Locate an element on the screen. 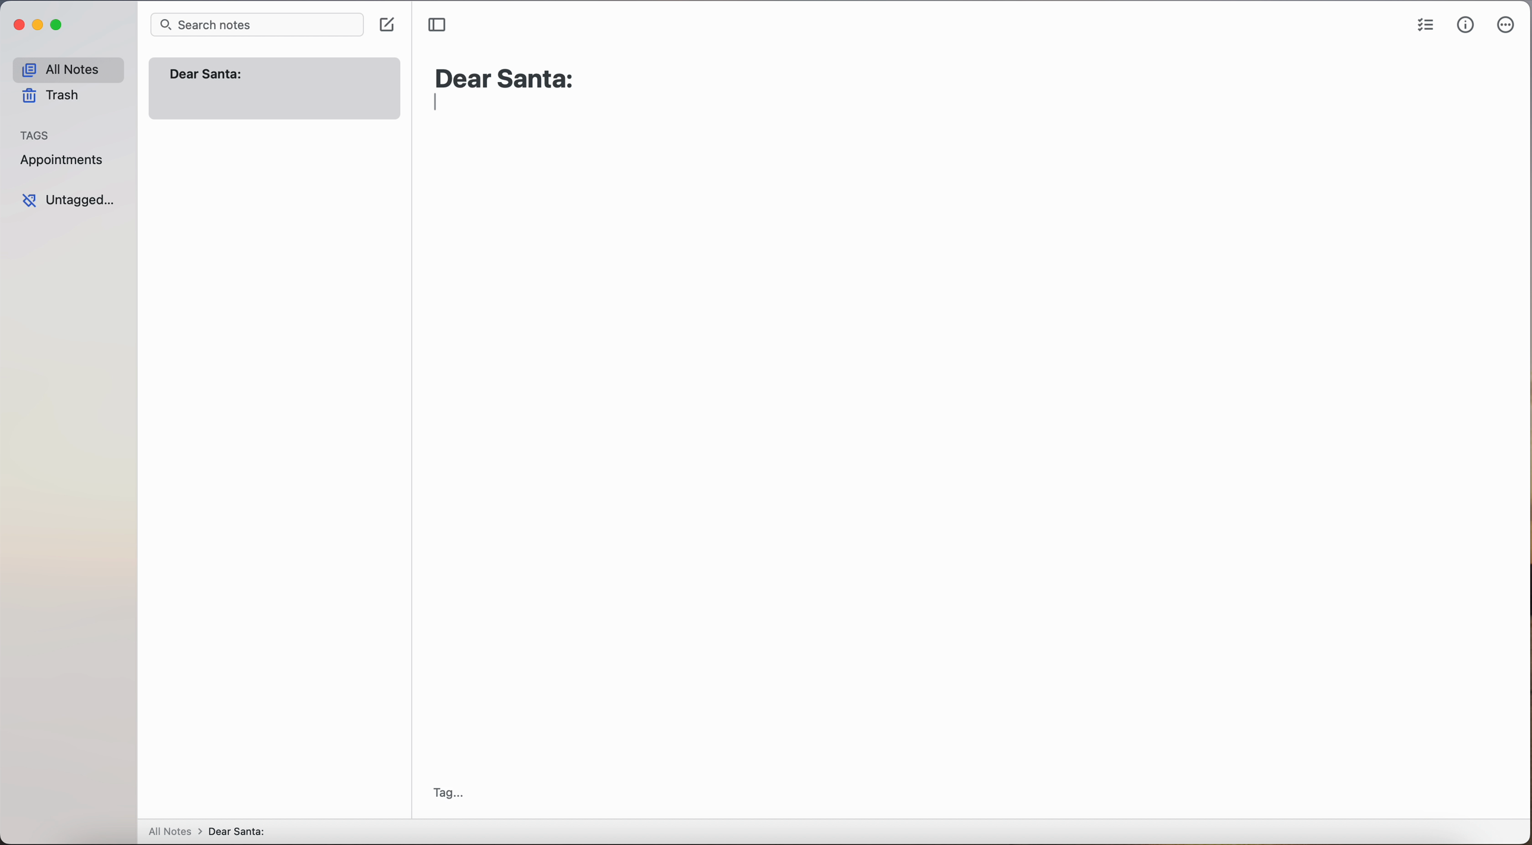  metrics is located at coordinates (1467, 25).